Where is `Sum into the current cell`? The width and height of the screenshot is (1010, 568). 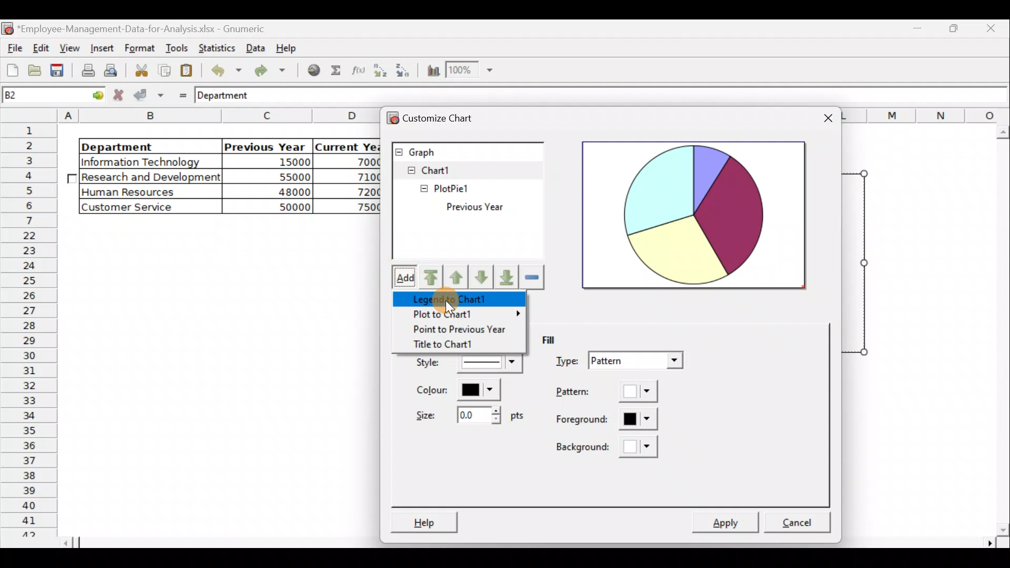
Sum into the current cell is located at coordinates (337, 69).